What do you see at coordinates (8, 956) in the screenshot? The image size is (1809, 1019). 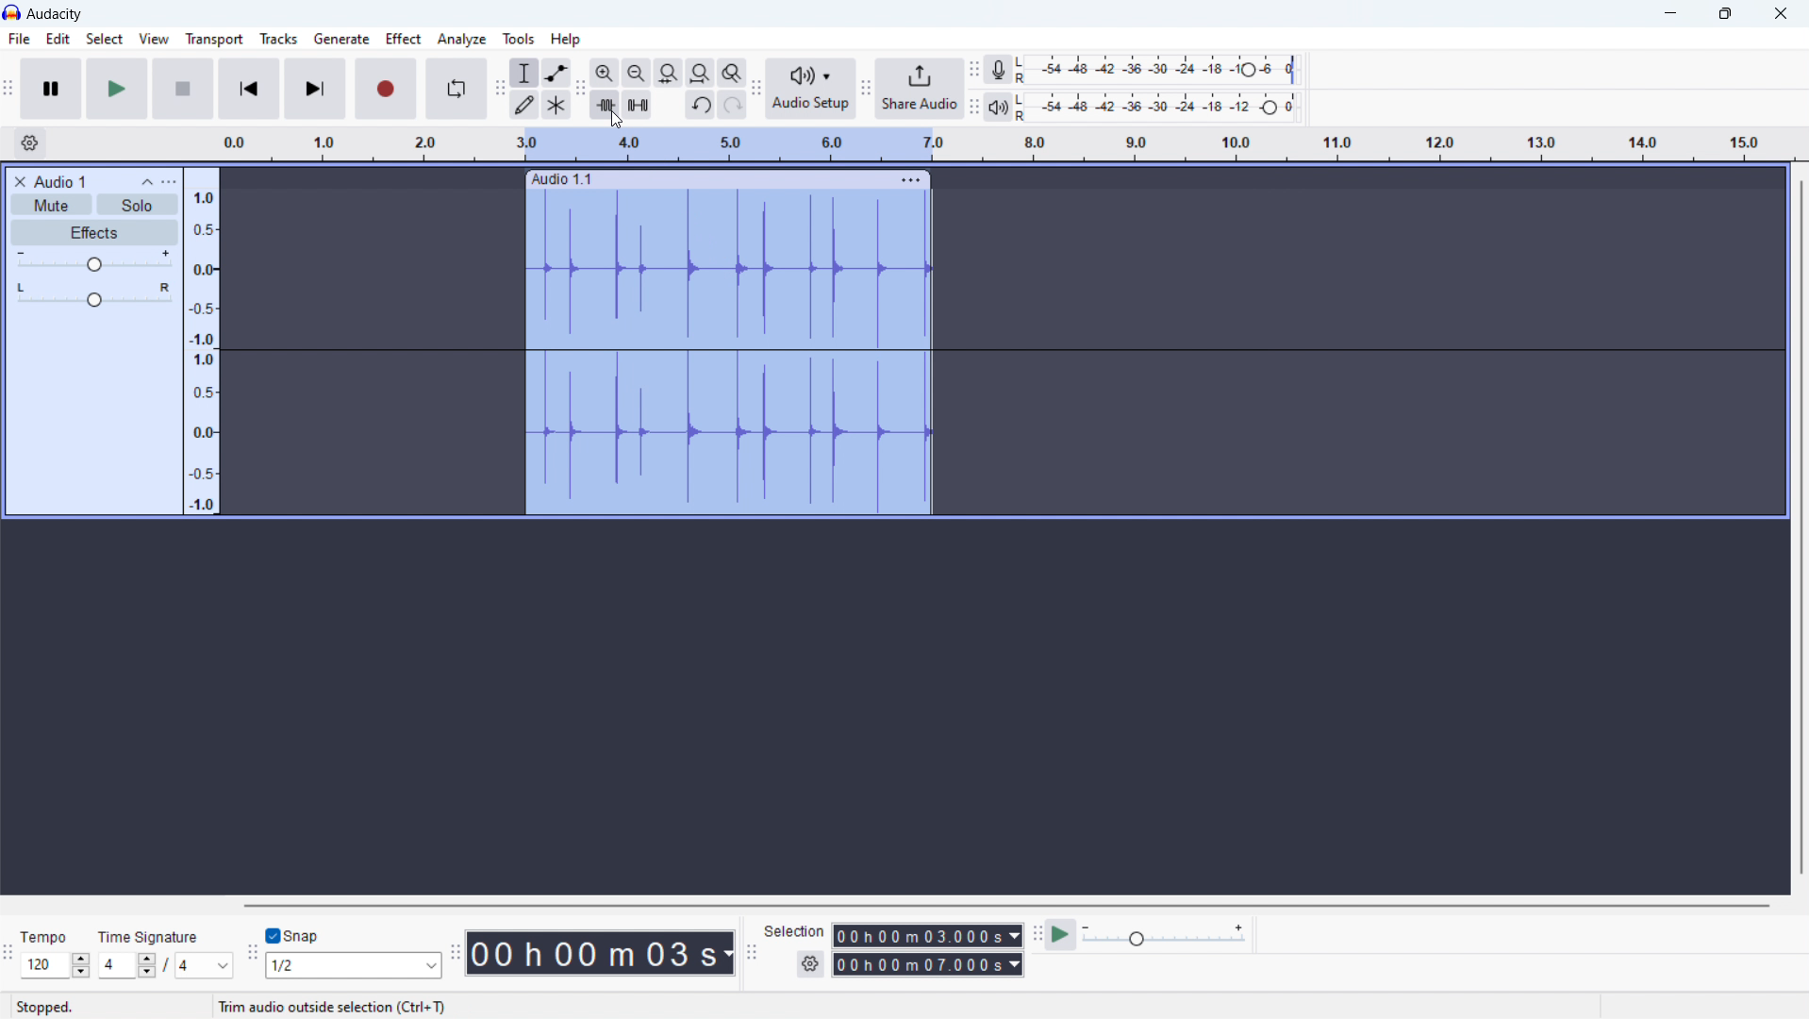 I see `time signature toolbar` at bounding box center [8, 956].